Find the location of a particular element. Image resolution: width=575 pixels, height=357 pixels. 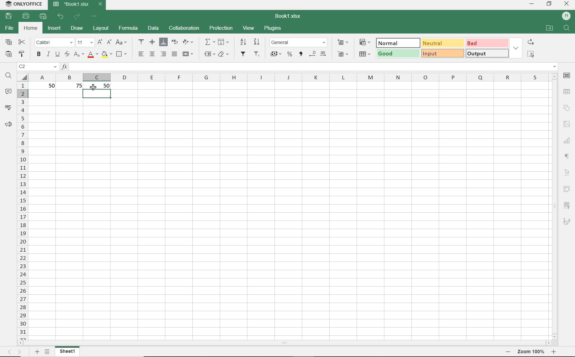

copy style is located at coordinates (22, 54).